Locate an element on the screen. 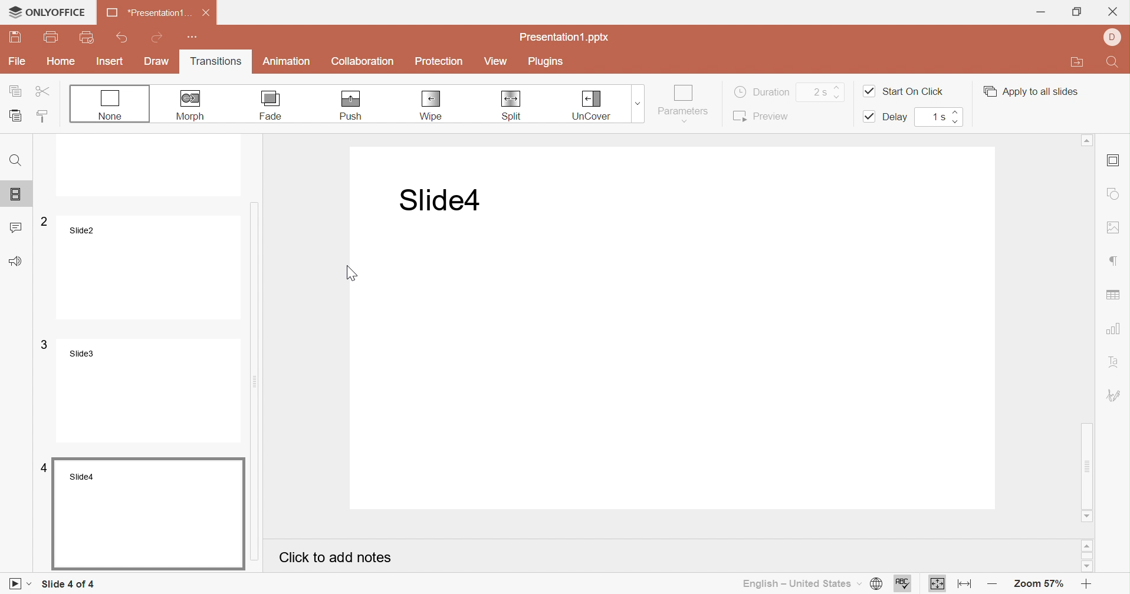  Print file is located at coordinates (51, 37).